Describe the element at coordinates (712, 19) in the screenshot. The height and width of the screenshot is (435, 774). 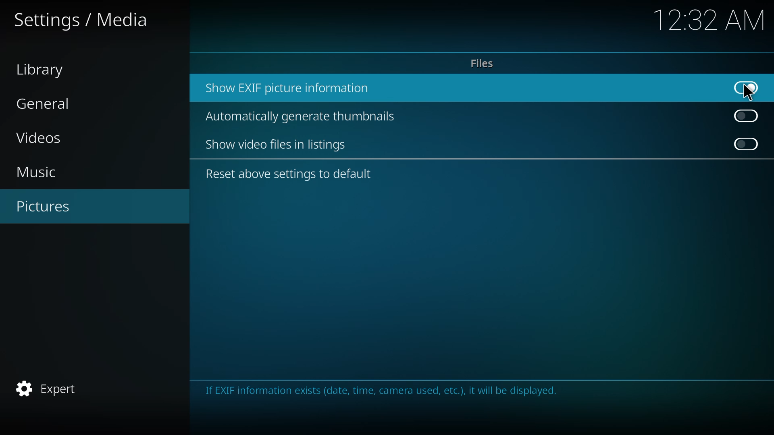
I see `time` at that location.